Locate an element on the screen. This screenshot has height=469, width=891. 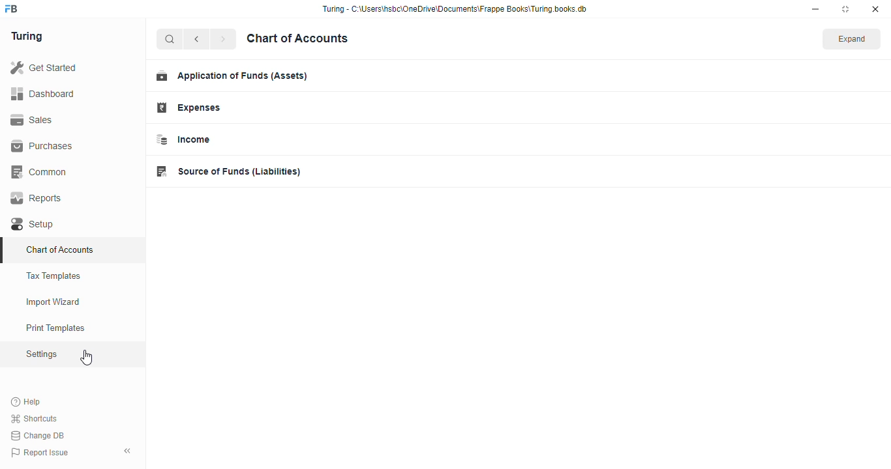
help is located at coordinates (27, 402).